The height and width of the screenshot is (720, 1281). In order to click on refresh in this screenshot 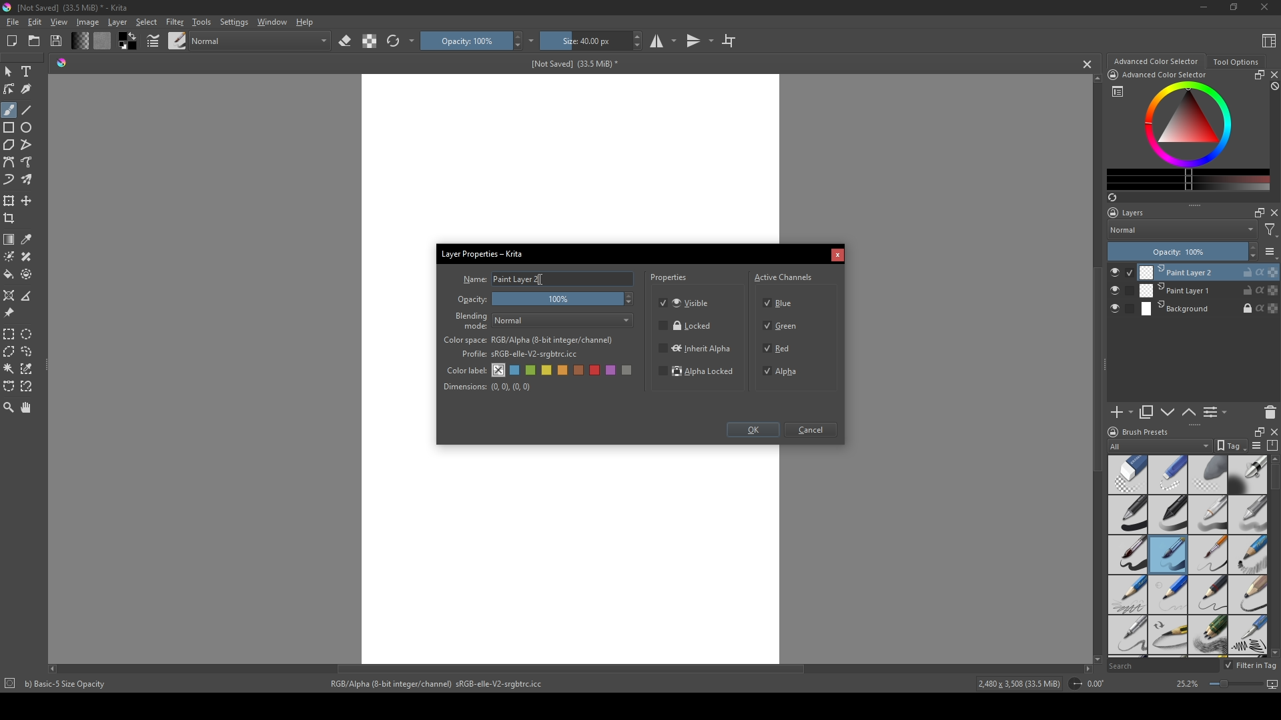, I will do `click(1112, 197)`.